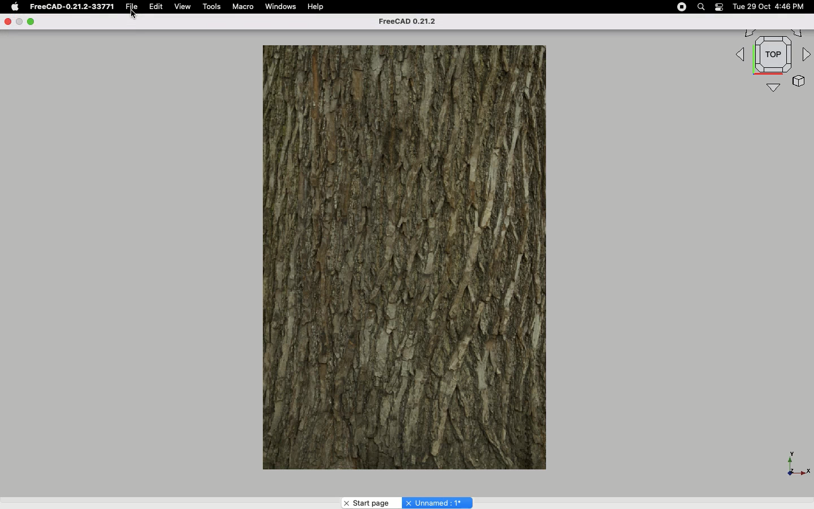 This screenshot has width=814, height=509. Describe the element at coordinates (771, 62) in the screenshot. I see `Navigation styles` at that location.